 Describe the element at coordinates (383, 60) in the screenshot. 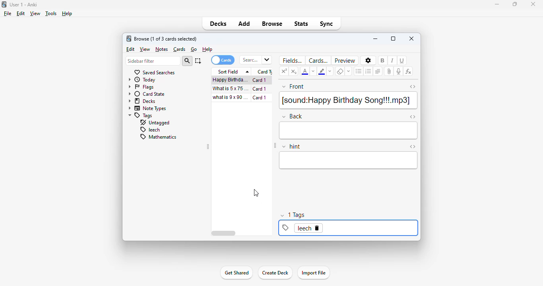

I see `bols` at that location.